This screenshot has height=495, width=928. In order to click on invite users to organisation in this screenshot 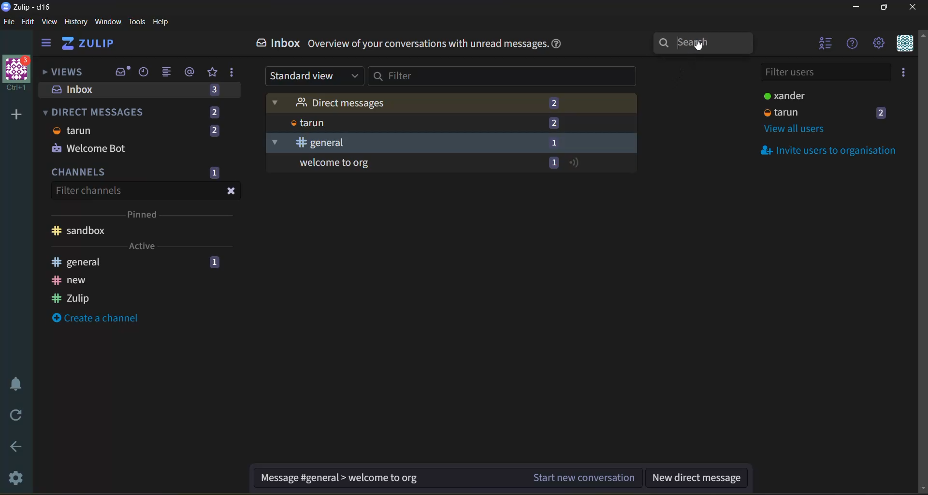, I will do `click(824, 149)`.